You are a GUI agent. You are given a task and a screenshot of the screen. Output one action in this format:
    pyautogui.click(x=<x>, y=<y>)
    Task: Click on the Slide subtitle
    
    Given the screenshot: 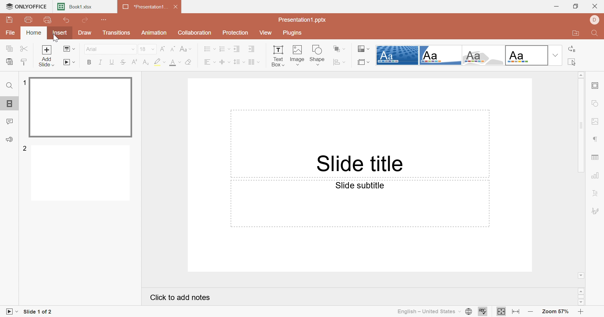 What is the action you would take?
    pyautogui.click(x=360, y=186)
    